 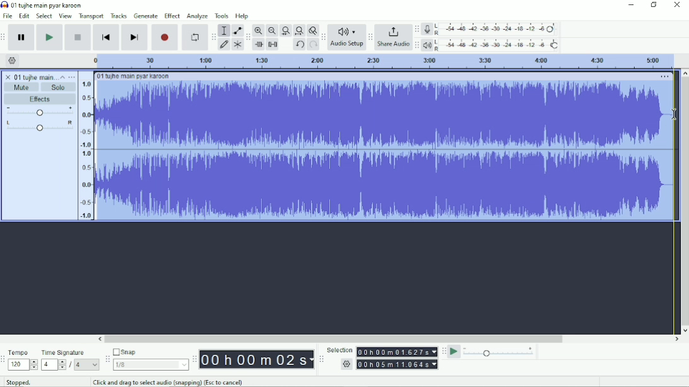 What do you see at coordinates (674, 115) in the screenshot?
I see `Cursor` at bounding box center [674, 115].